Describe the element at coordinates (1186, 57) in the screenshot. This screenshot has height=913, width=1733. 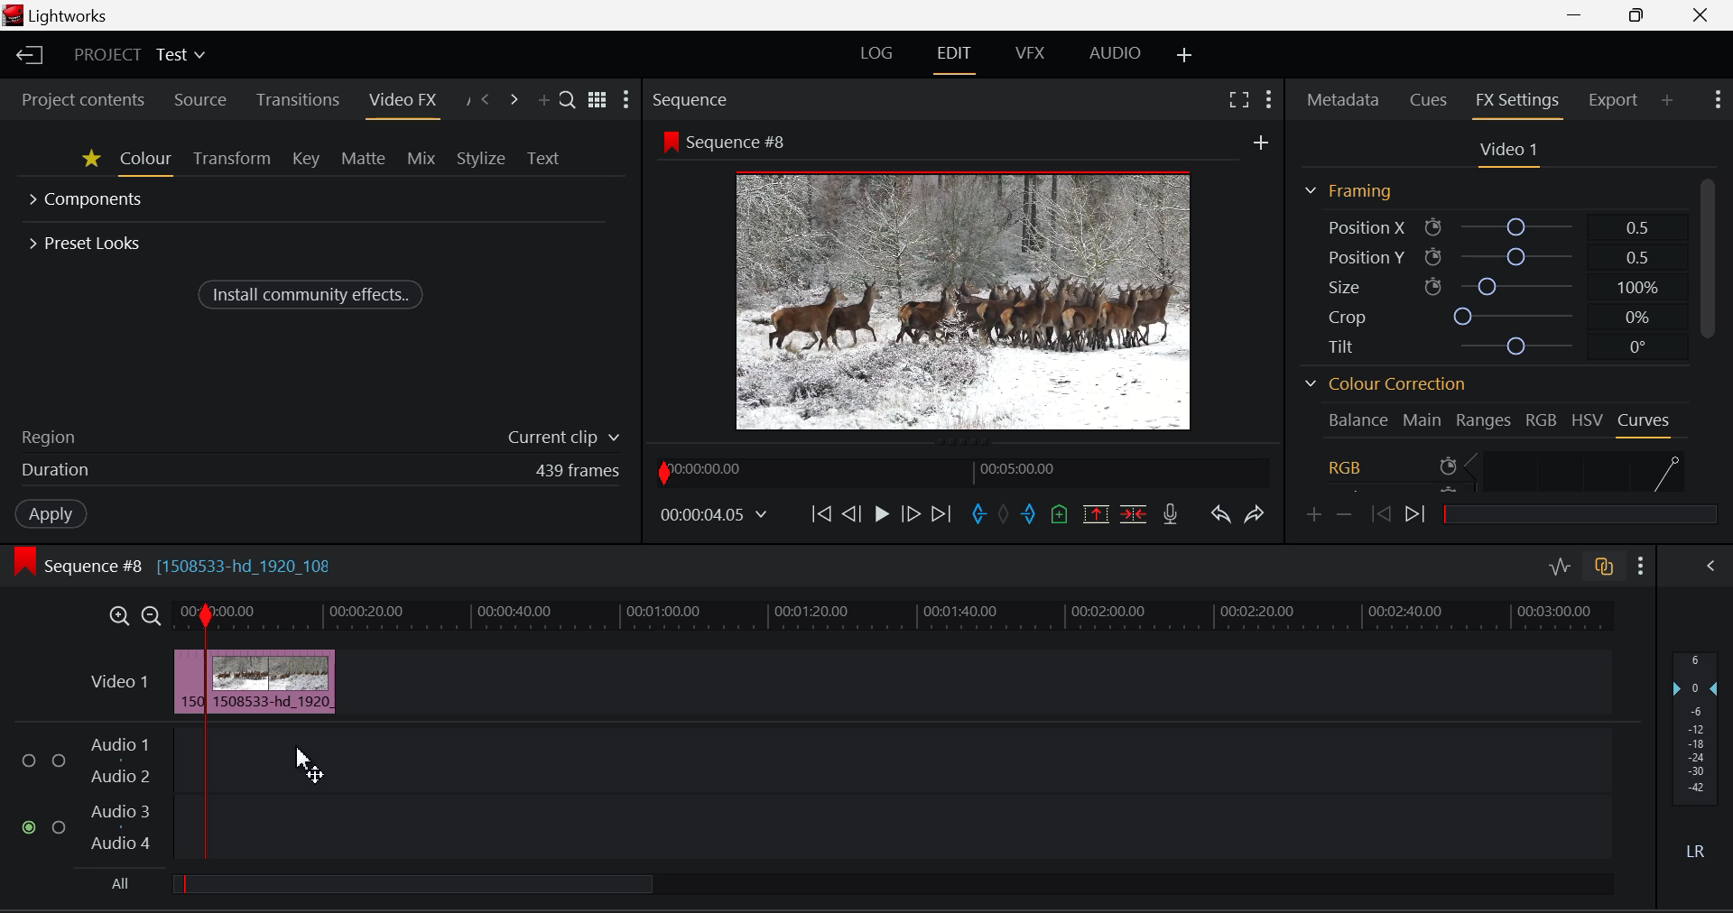
I see `Add Layout` at that location.